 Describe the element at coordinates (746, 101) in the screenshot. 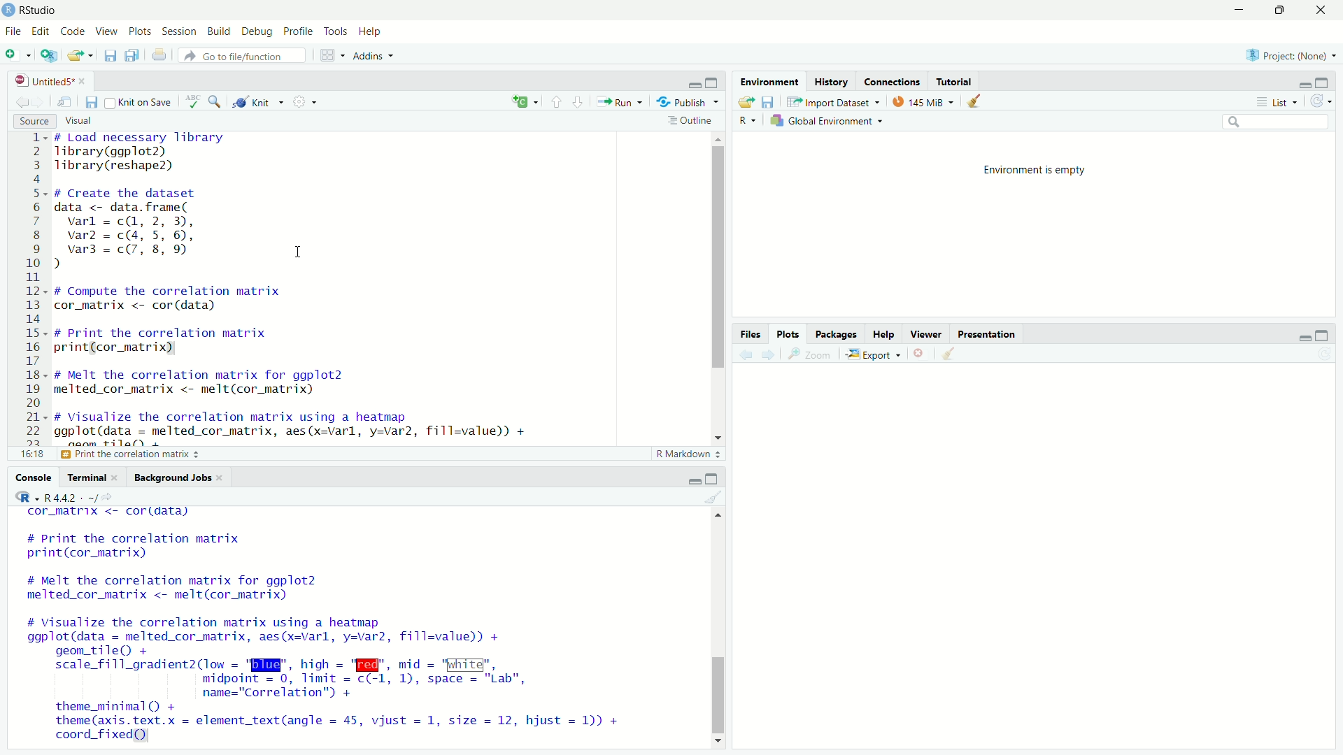

I see `load workspace` at that location.